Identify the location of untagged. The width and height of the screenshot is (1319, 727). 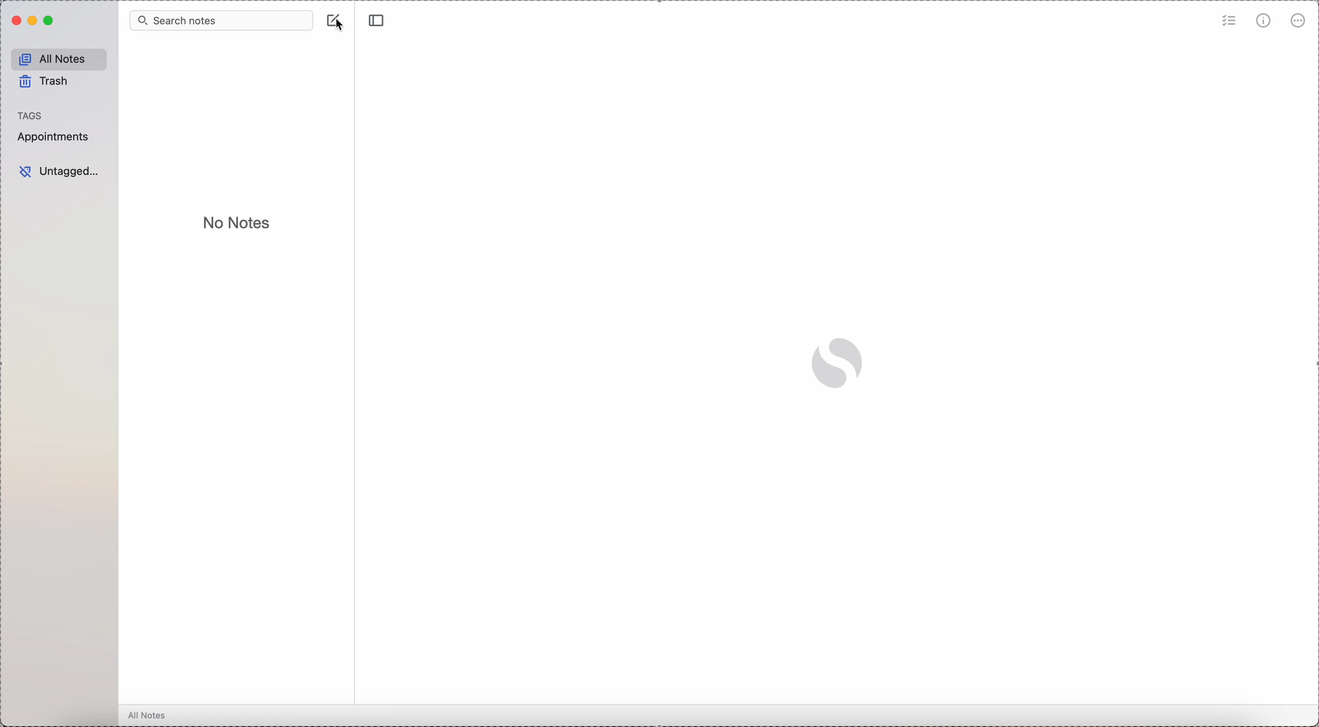
(59, 171).